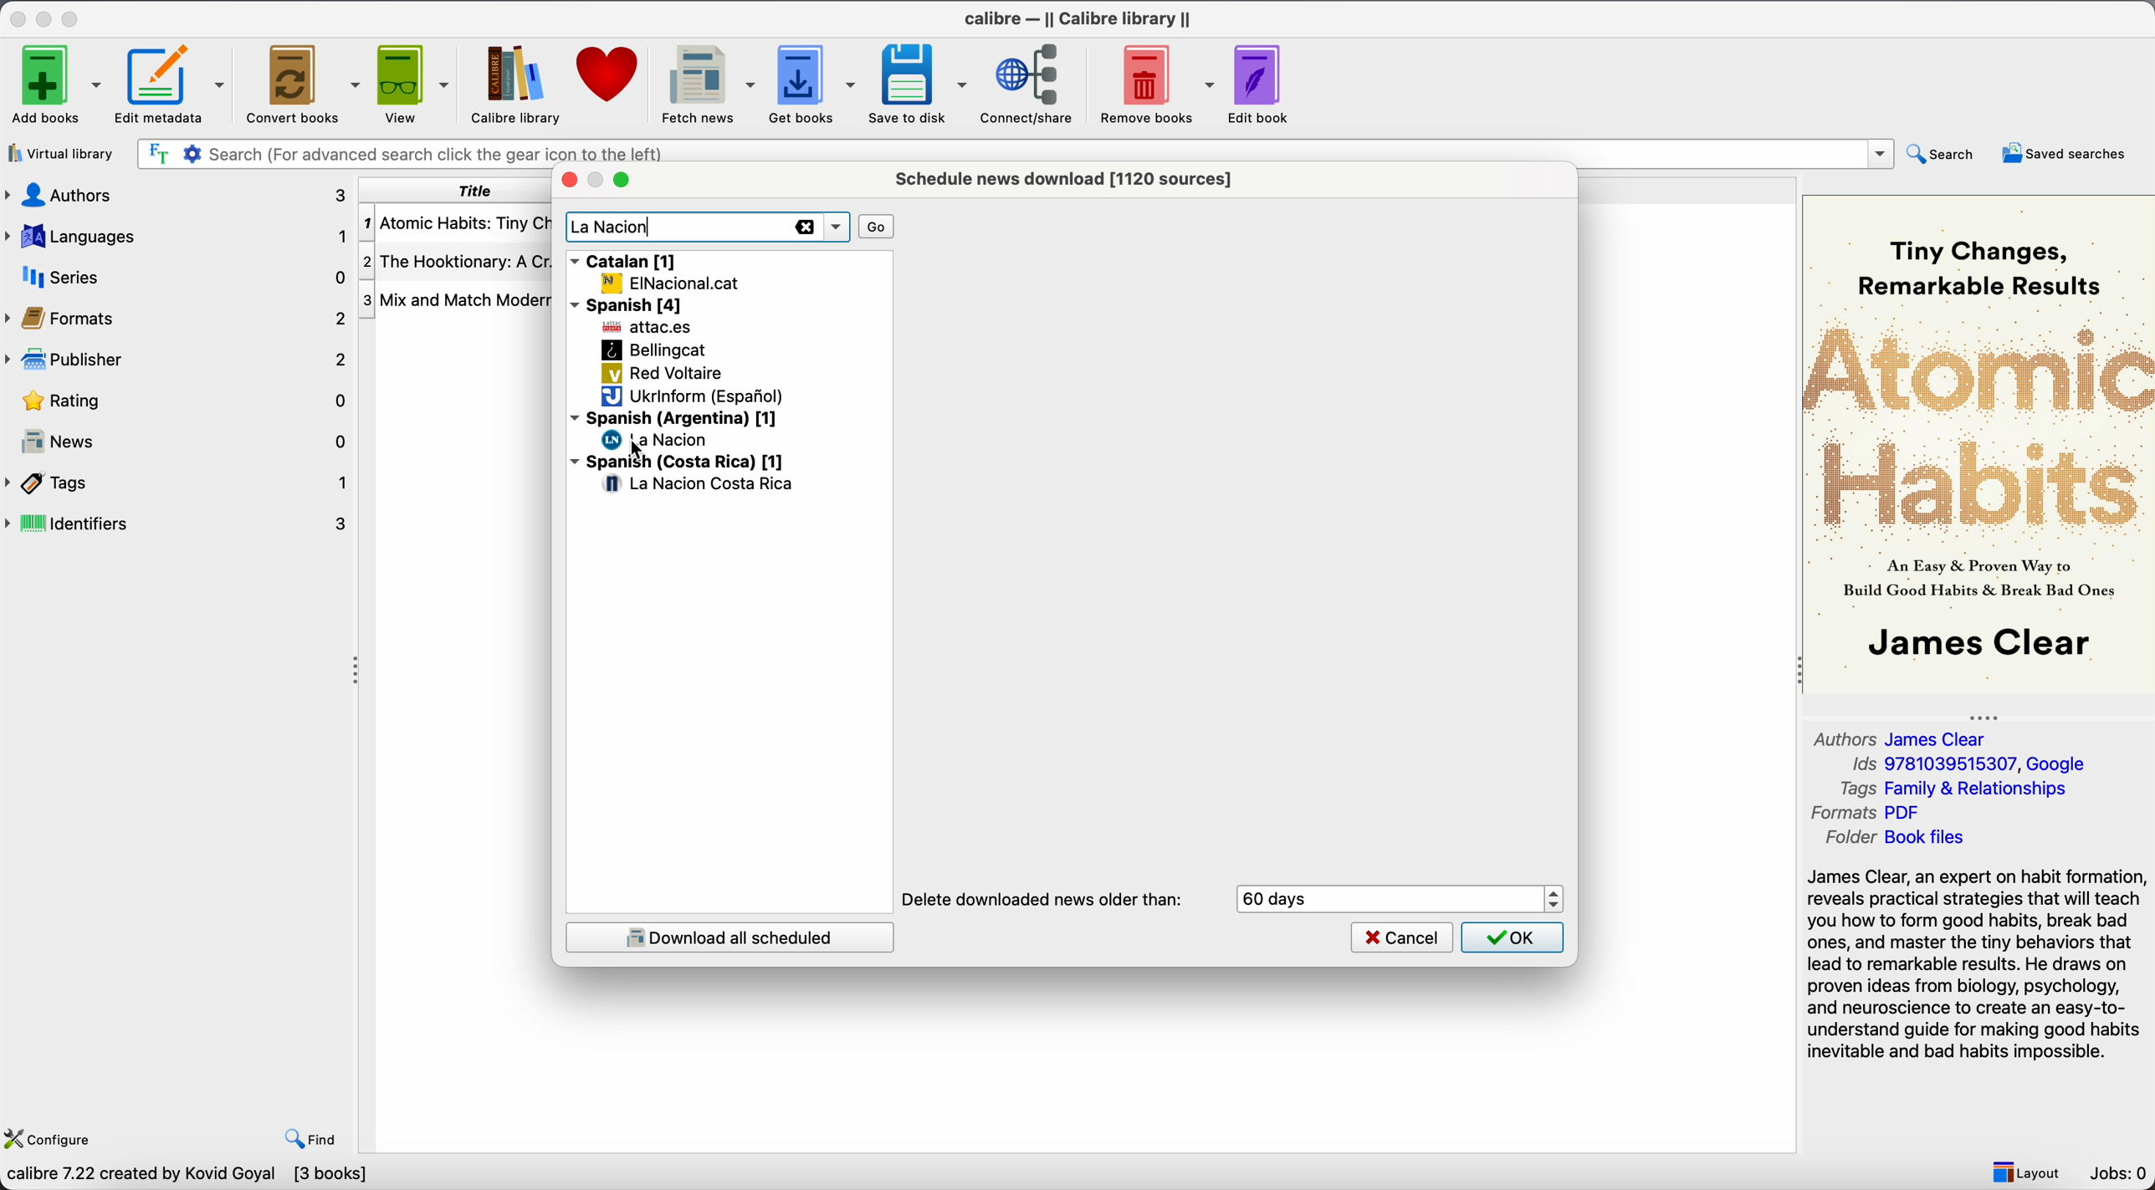 The image size is (2155, 1190). What do you see at coordinates (1961, 788) in the screenshot?
I see `Tags Family & Relationships` at bounding box center [1961, 788].